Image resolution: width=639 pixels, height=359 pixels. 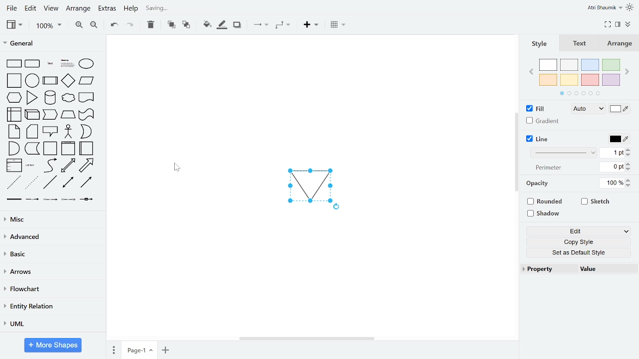 I want to click on dashed line, so click(x=13, y=183).